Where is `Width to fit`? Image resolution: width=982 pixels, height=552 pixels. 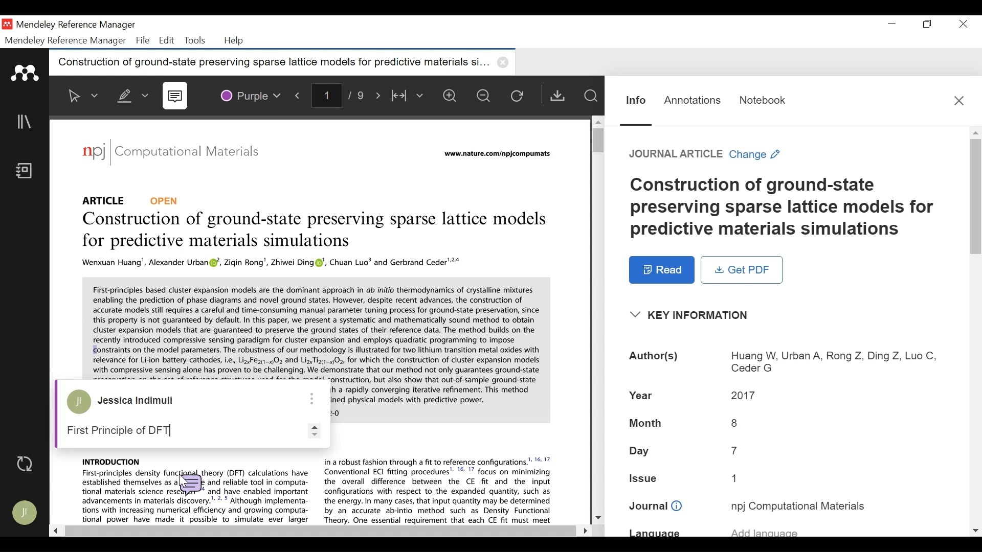
Width to fit is located at coordinates (409, 97).